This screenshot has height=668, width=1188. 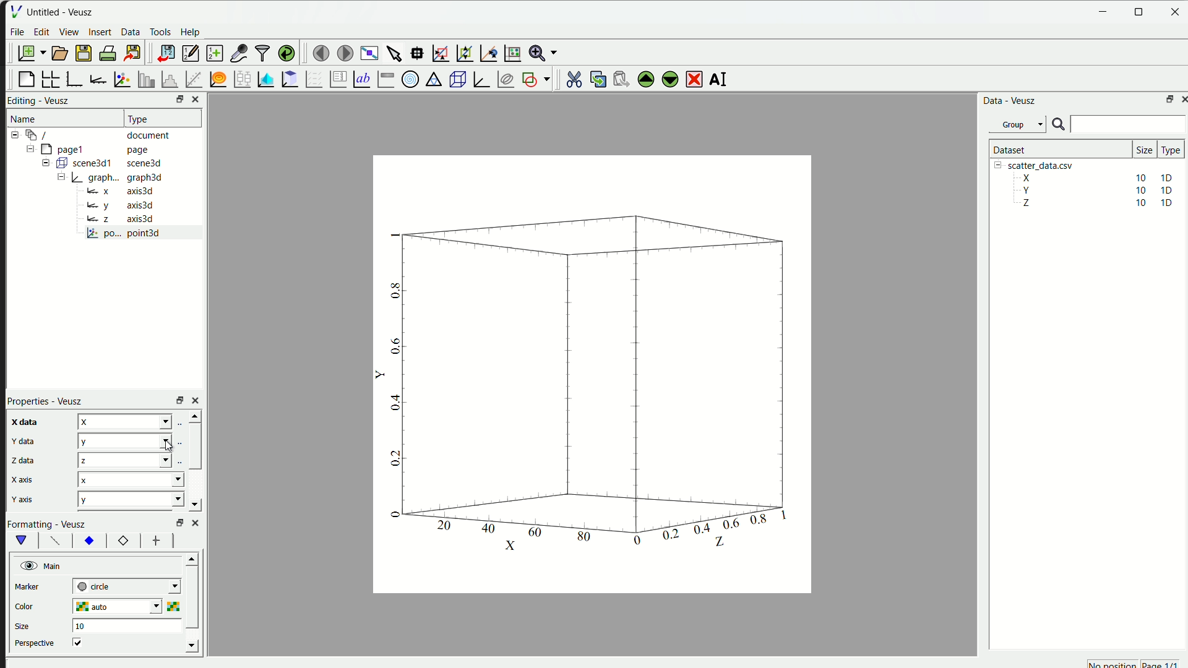 I want to click on X 10 10, so click(x=1093, y=177).